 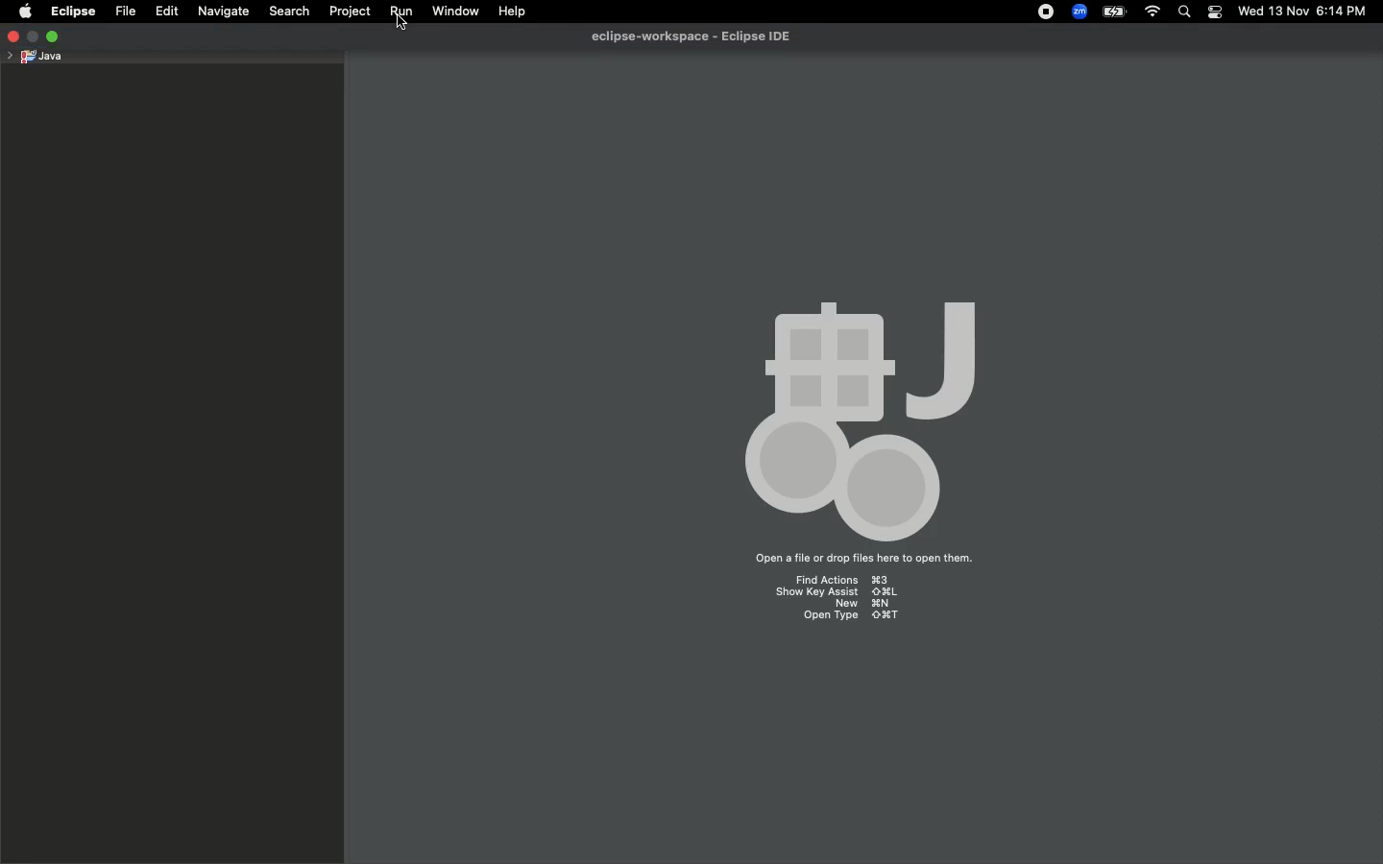 I want to click on eclipse-workspace-eclipse IDE, so click(x=691, y=36).